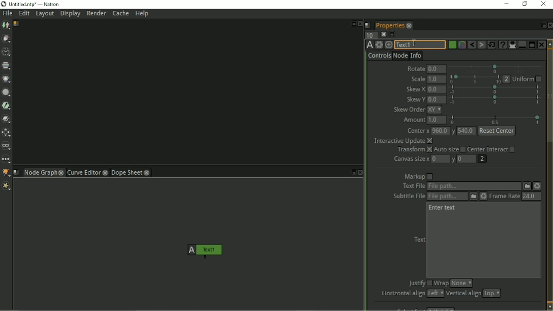 The width and height of the screenshot is (553, 311). Describe the element at coordinates (475, 79) in the screenshot. I see `selection bar` at that location.